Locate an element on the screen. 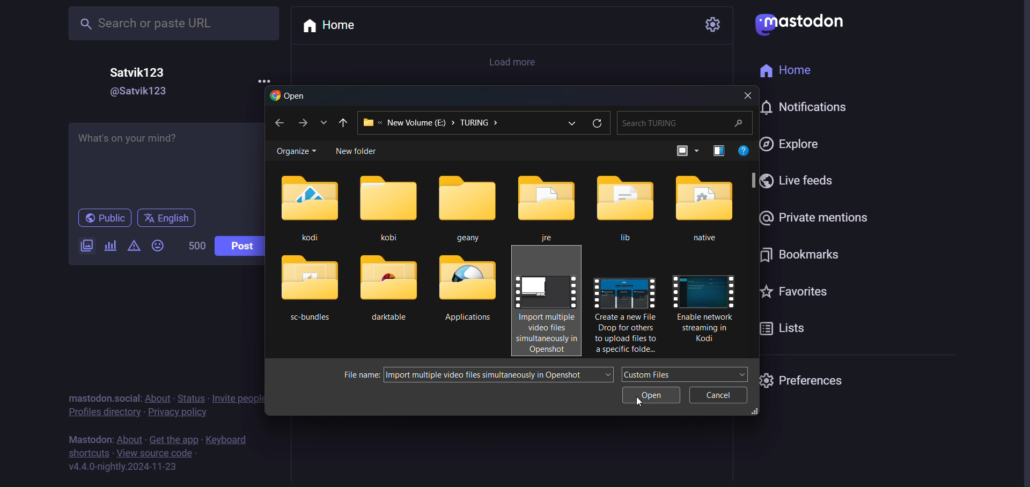 This screenshot has width=1030, height=487. Import multiple video files simultaneously in Openshot is located at coordinates (485, 374).